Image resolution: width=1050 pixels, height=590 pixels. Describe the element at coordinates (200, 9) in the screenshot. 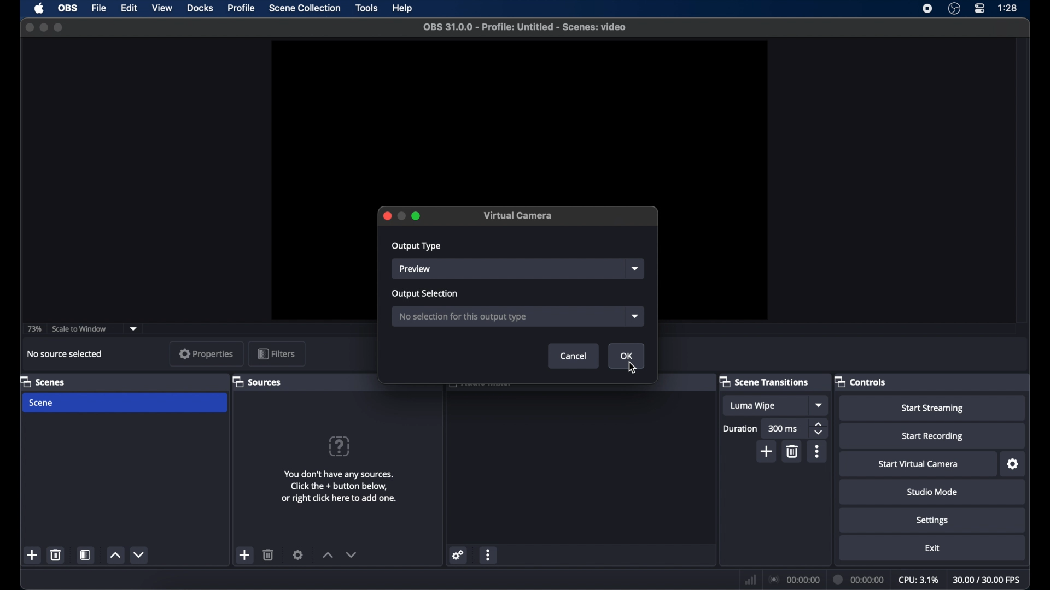

I see `docks` at that location.